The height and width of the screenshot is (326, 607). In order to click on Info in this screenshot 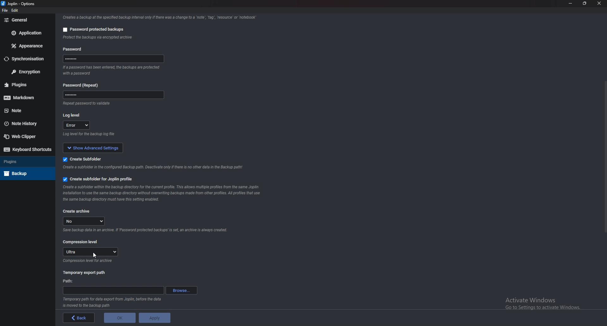, I will do `click(89, 261)`.